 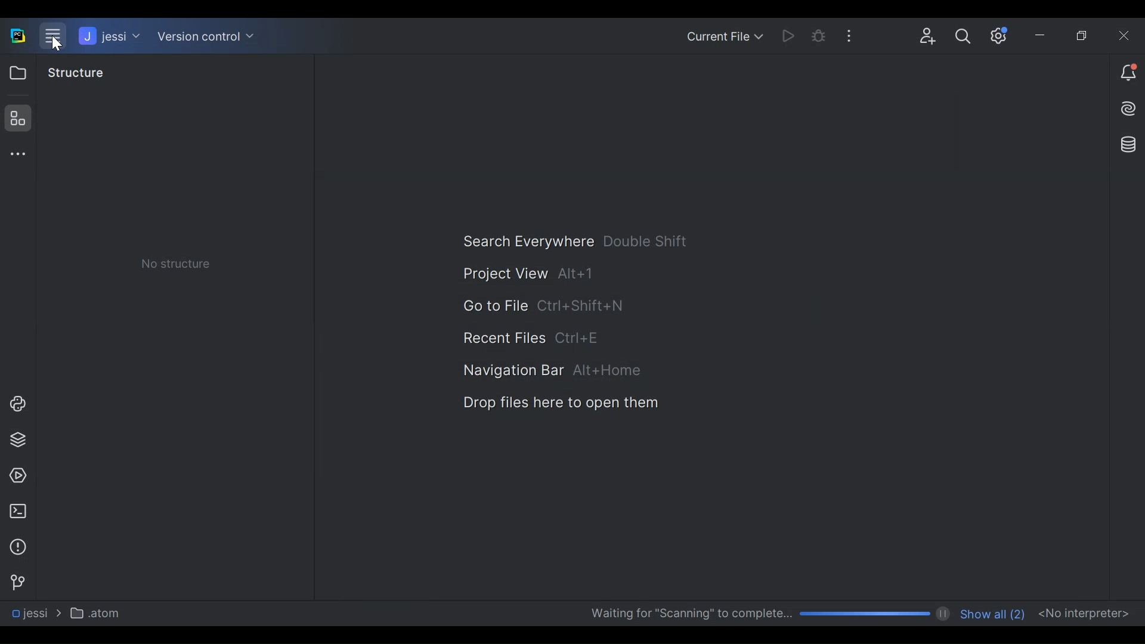 I want to click on Project View, so click(x=17, y=73).